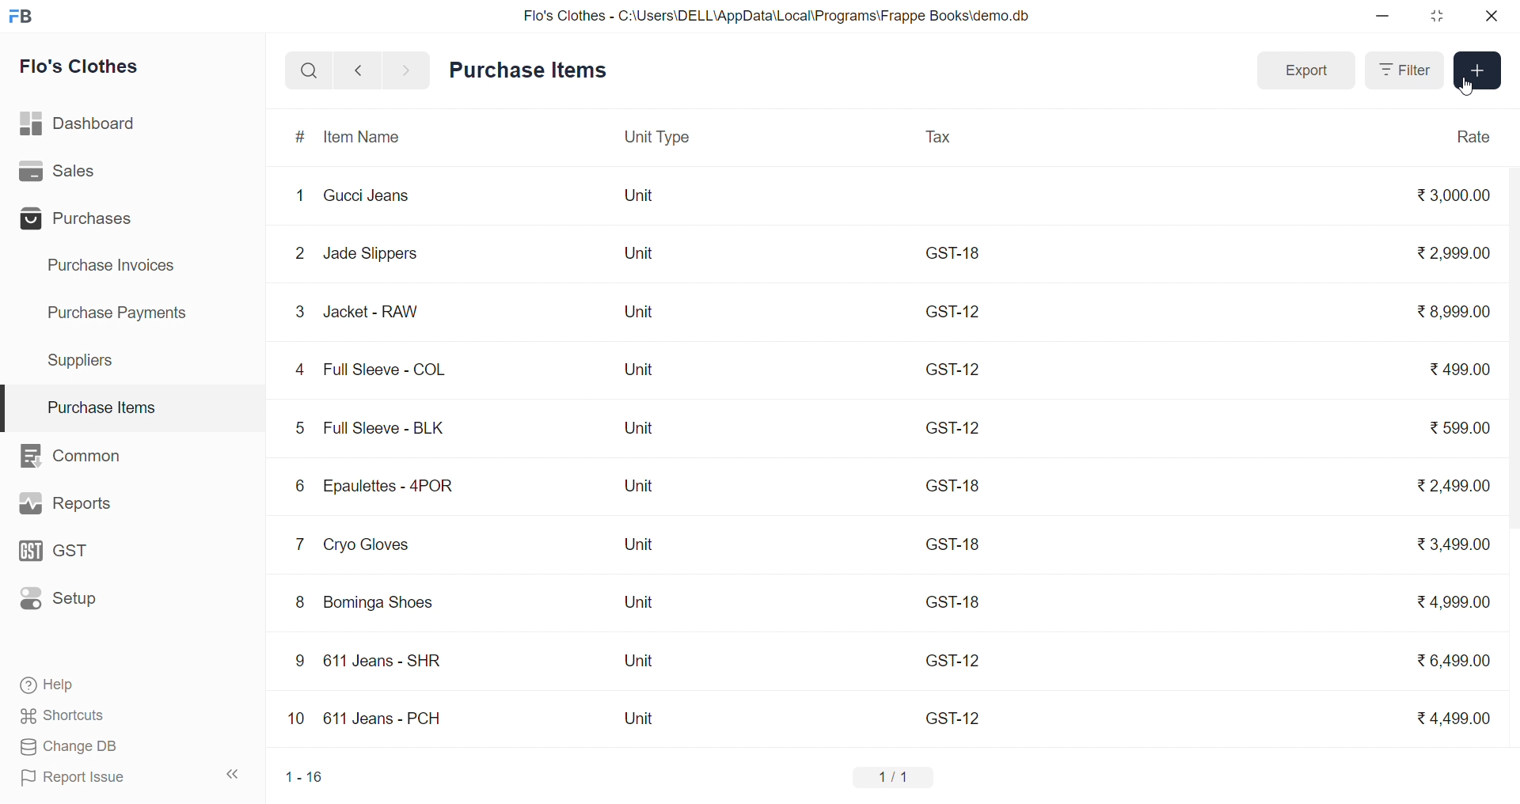 The width and height of the screenshot is (1520, 804). Describe the element at coordinates (1453, 251) in the screenshot. I see `₹2,999.00` at that location.